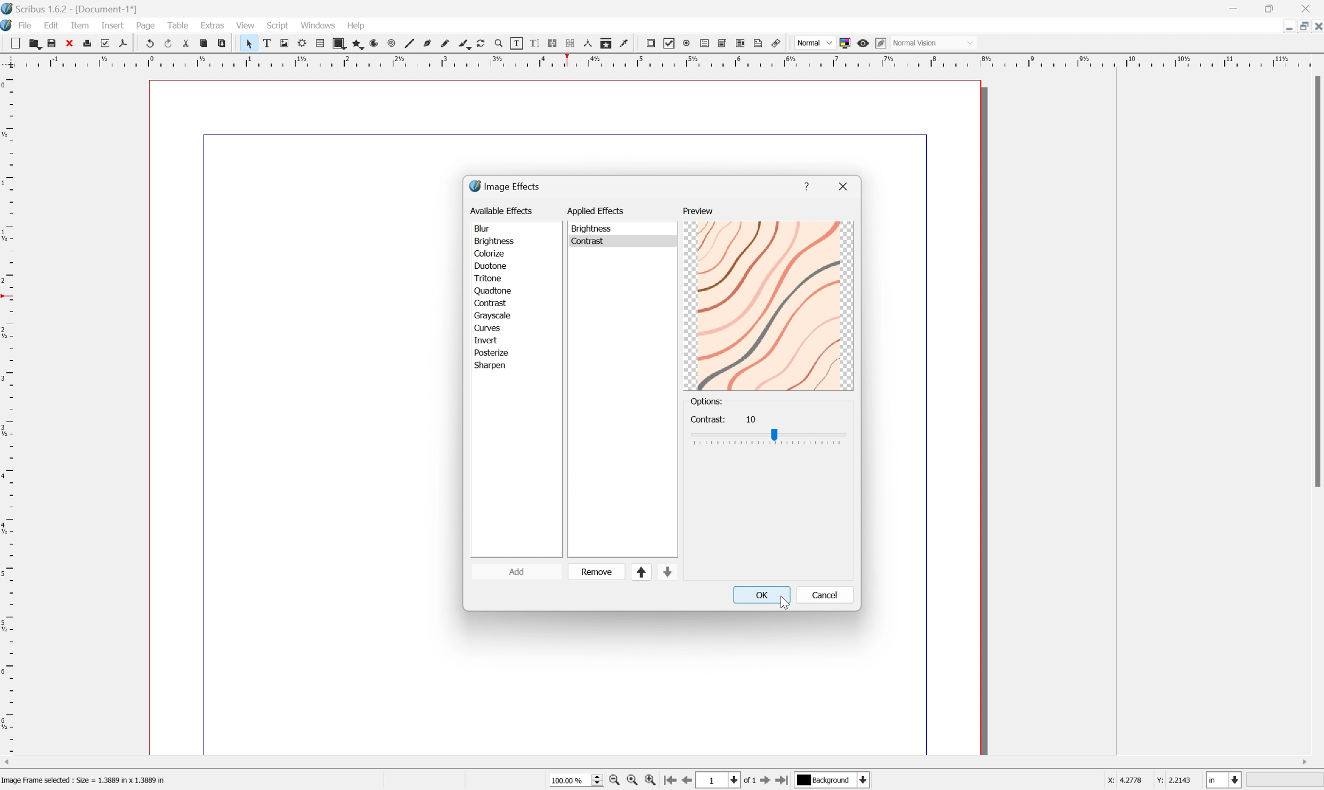 Image resolution: width=1324 pixels, height=790 pixels. Describe the element at coordinates (670, 44) in the screenshot. I see `PDF checkbox` at that location.